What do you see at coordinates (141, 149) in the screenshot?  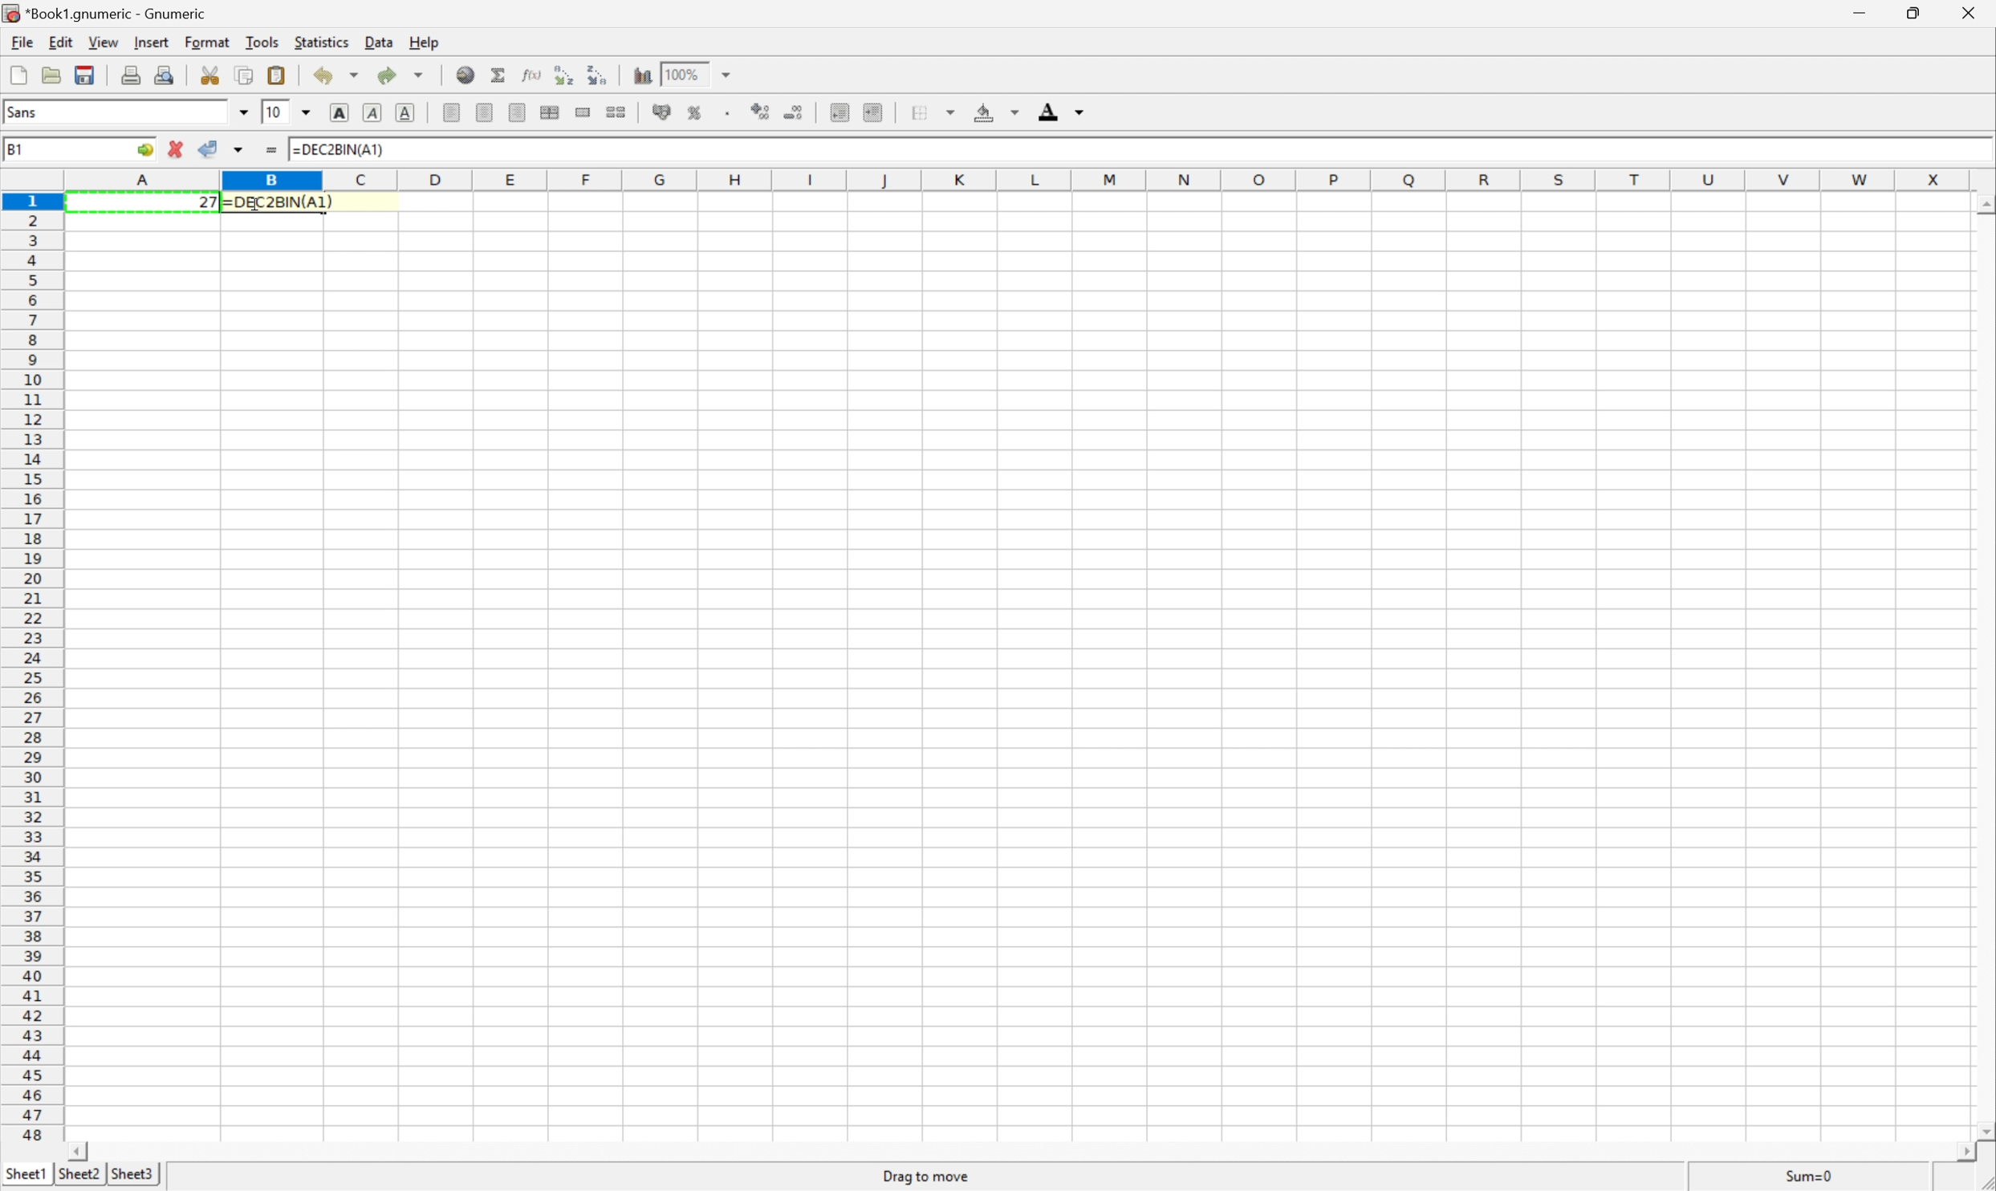 I see `Go to` at bounding box center [141, 149].